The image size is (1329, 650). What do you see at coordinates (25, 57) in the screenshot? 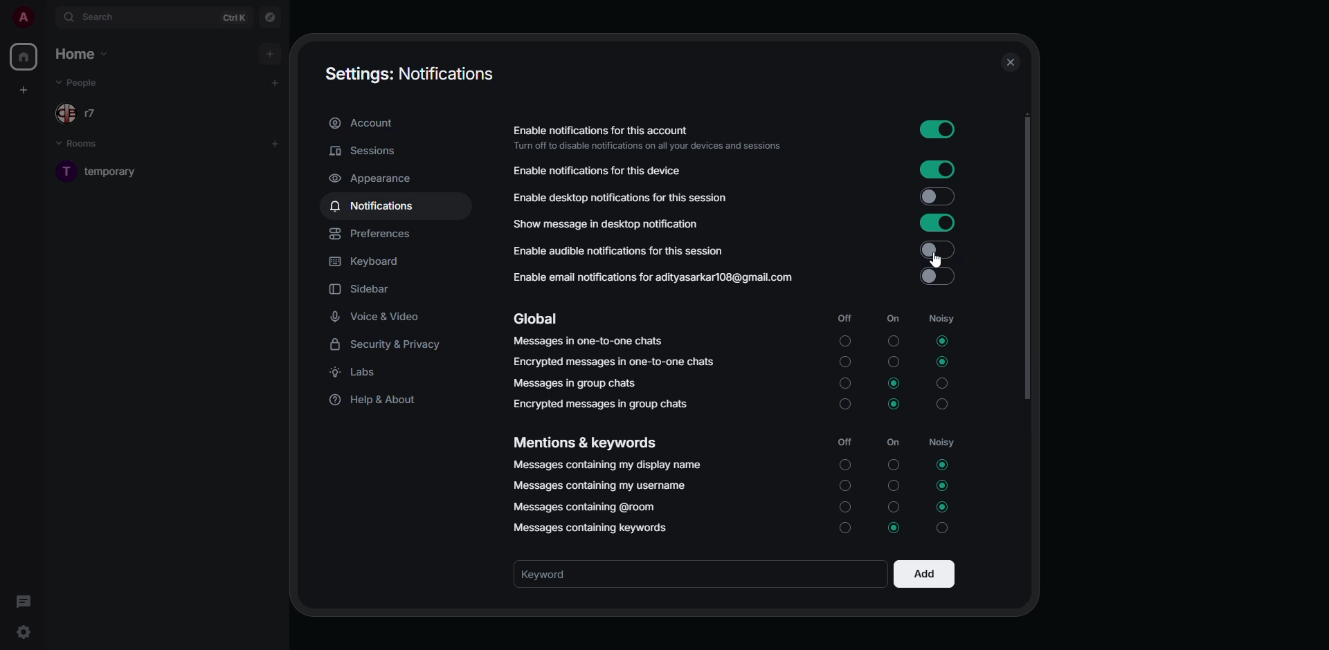
I see `home` at bounding box center [25, 57].